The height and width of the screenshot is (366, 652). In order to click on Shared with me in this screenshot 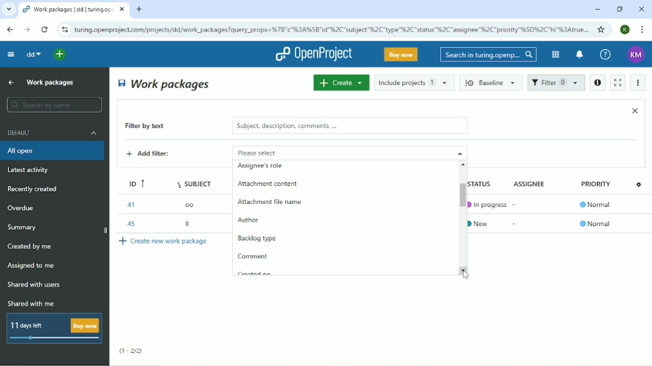, I will do `click(32, 303)`.